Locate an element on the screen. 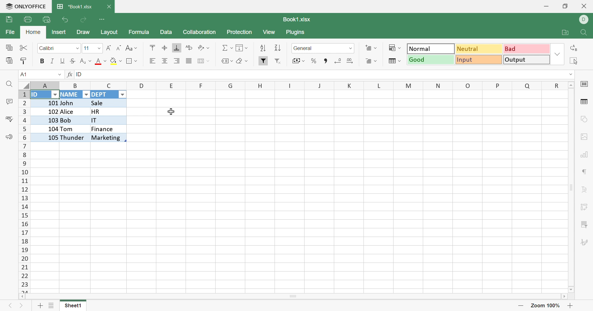 This screenshot has height=311, width=593. Undo is located at coordinates (65, 20).